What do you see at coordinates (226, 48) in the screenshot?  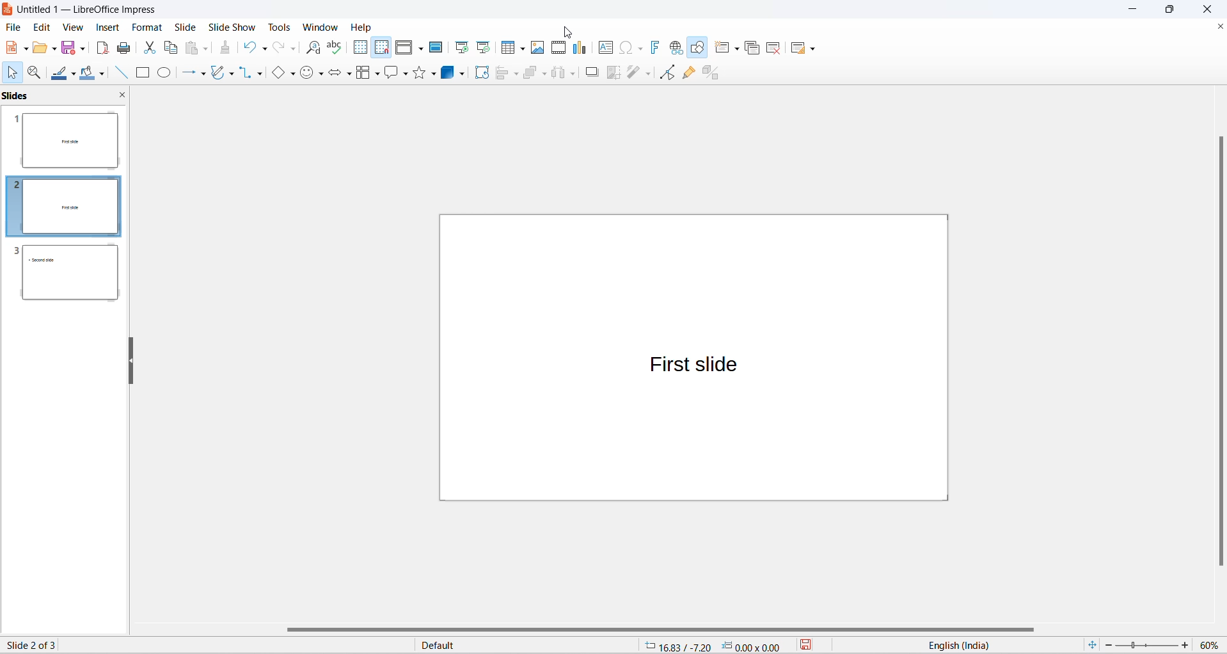 I see `clone formatting` at bounding box center [226, 48].